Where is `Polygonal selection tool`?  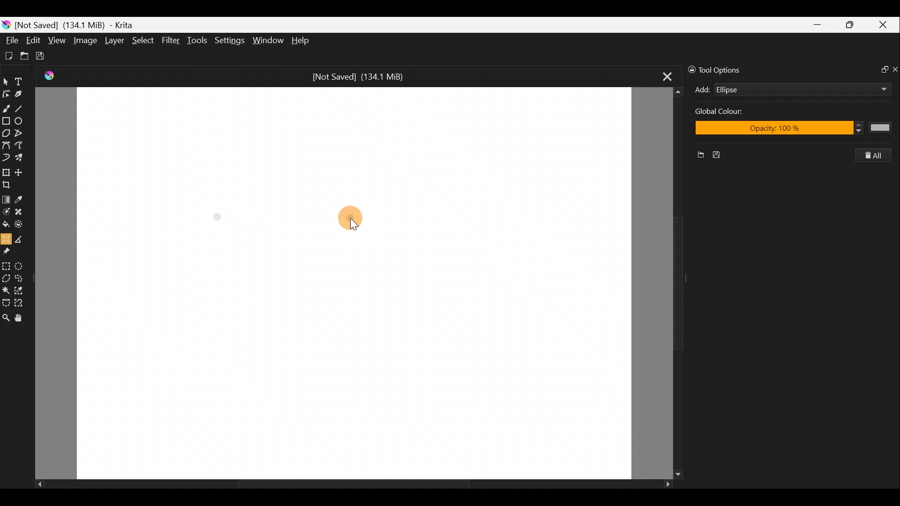 Polygonal selection tool is located at coordinates (6, 277).